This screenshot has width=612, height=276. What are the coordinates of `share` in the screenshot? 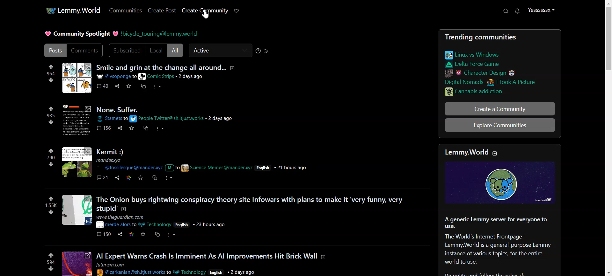 It's located at (121, 128).